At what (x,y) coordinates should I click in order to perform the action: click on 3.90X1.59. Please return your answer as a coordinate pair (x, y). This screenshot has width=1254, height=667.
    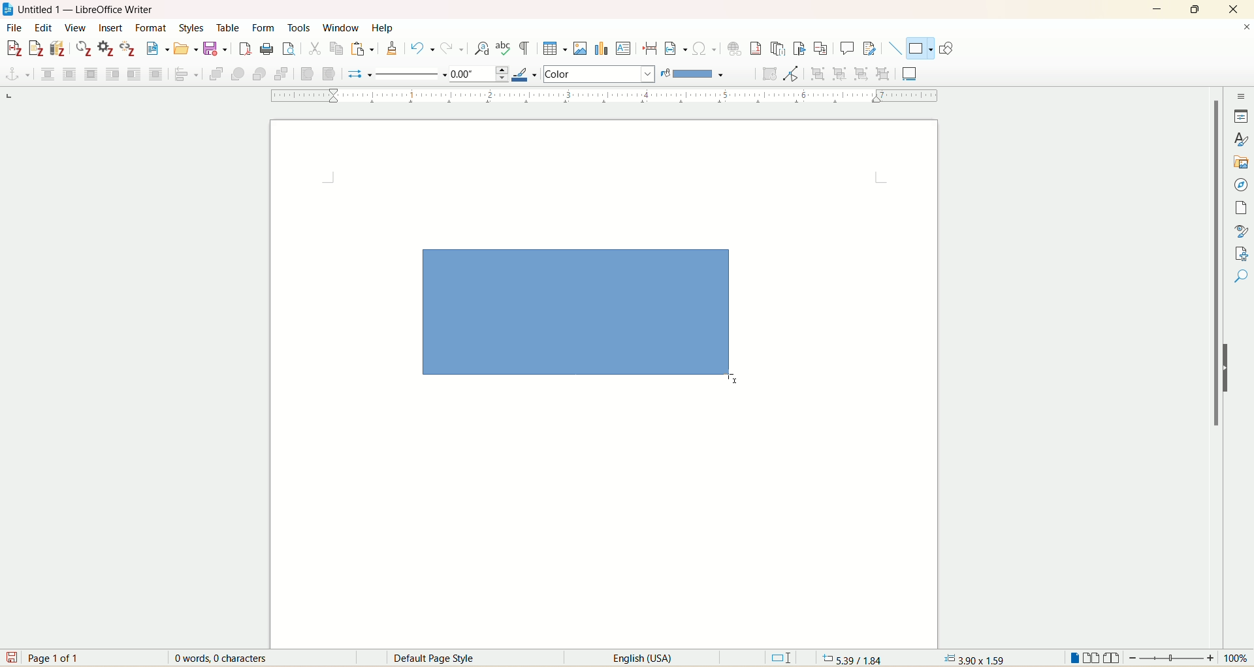
    Looking at the image, I should click on (974, 659).